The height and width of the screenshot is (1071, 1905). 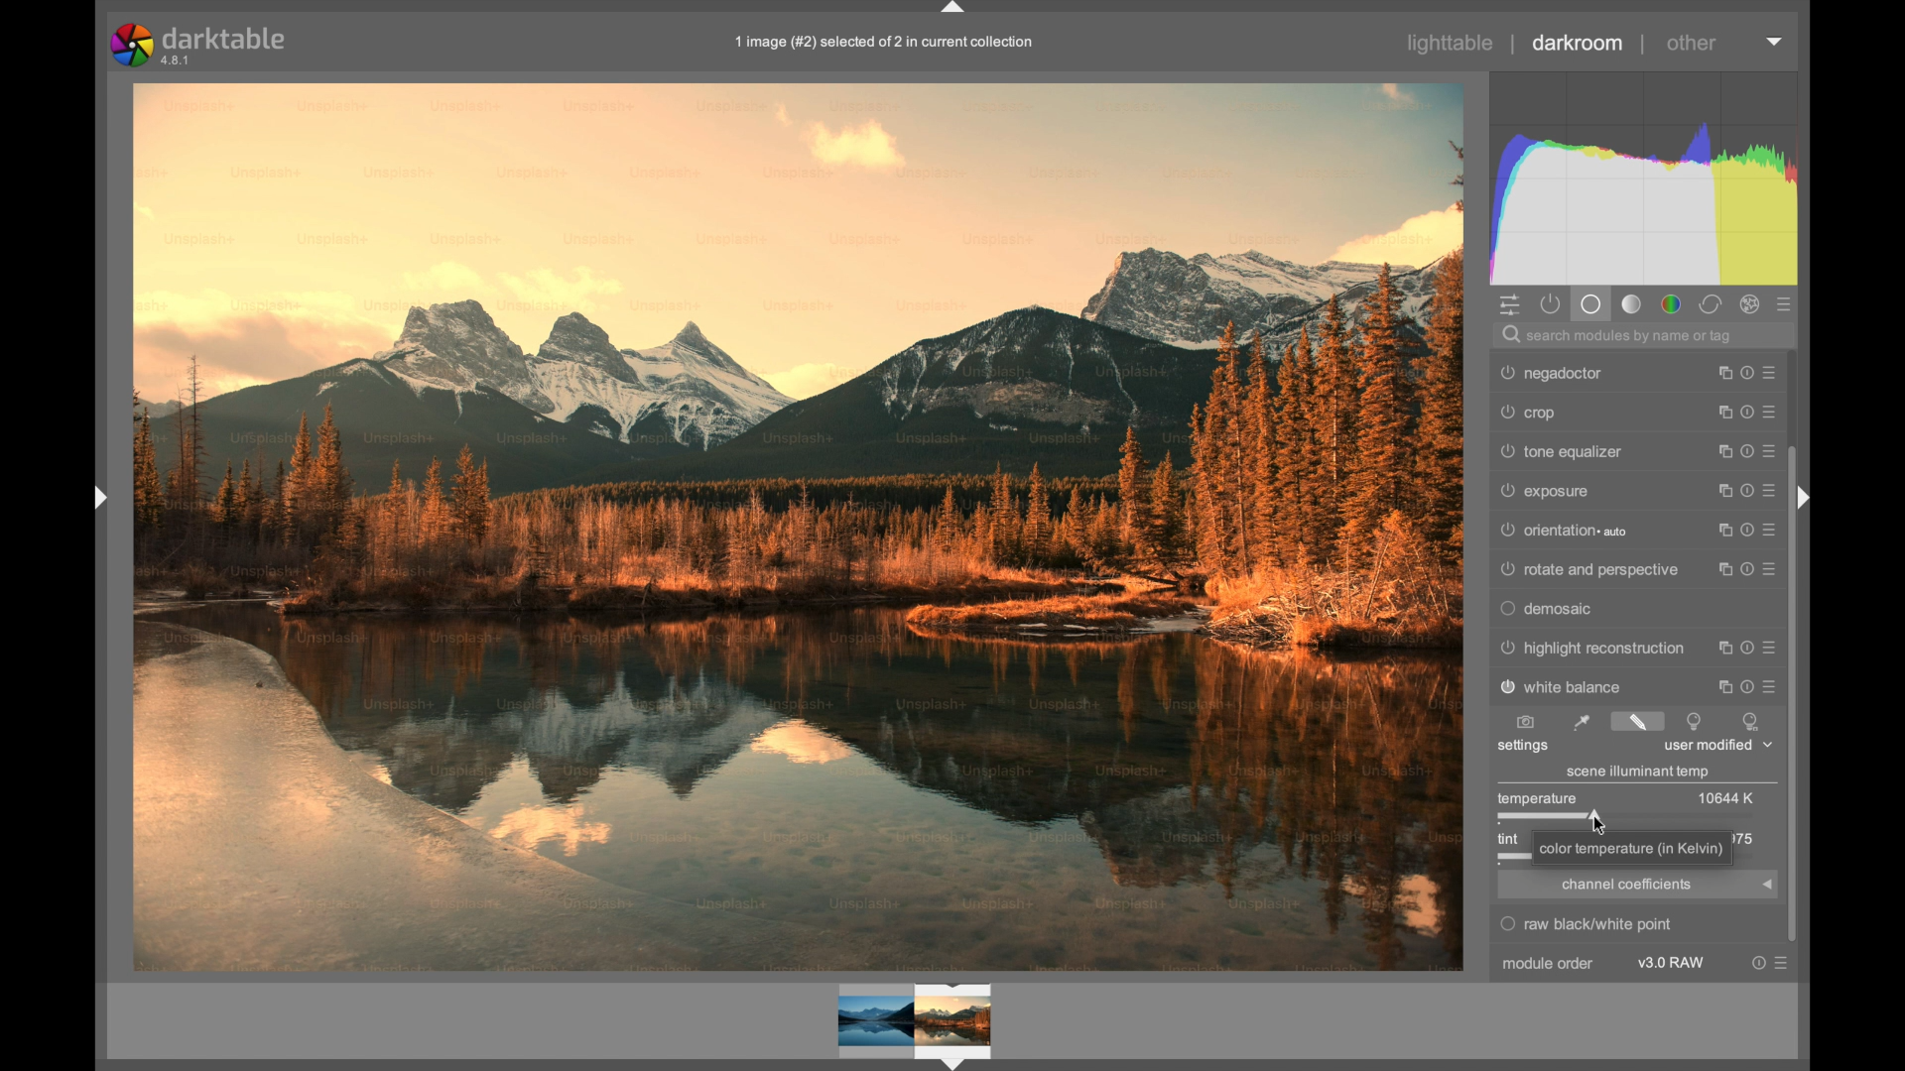 What do you see at coordinates (1720, 746) in the screenshot?
I see `user modified dropdown` at bounding box center [1720, 746].